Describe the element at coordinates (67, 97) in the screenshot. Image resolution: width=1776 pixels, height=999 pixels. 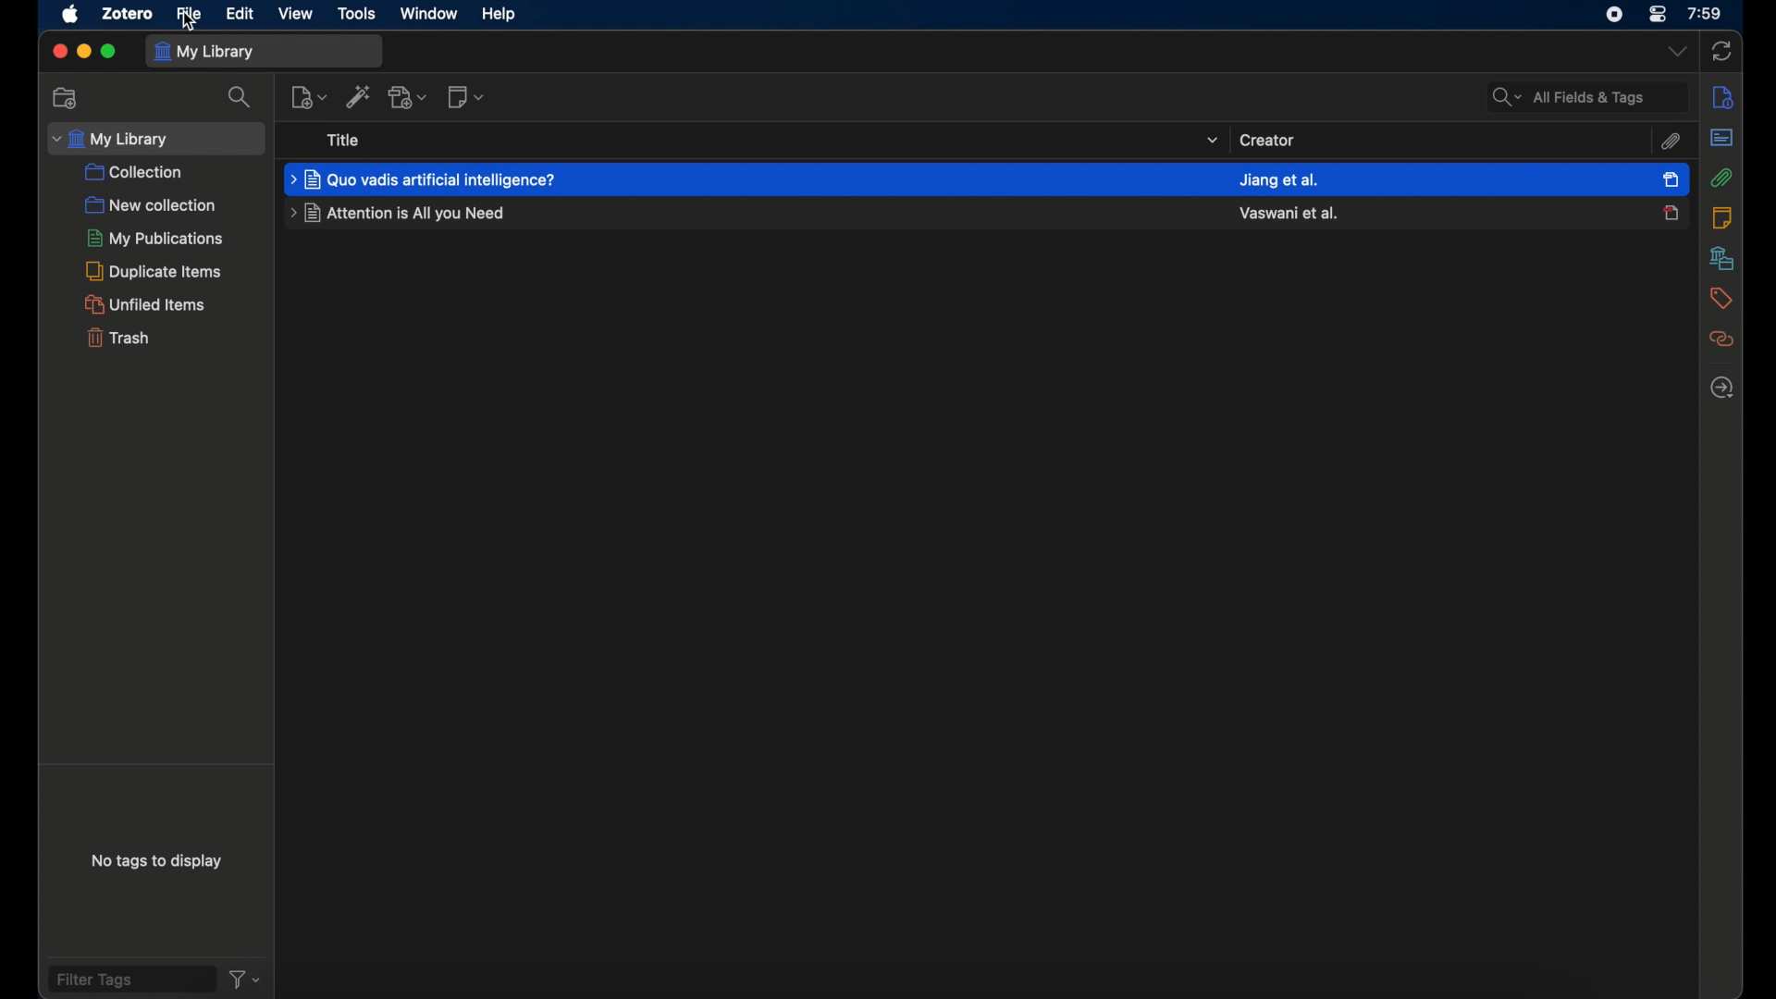
I see `new collection` at that location.